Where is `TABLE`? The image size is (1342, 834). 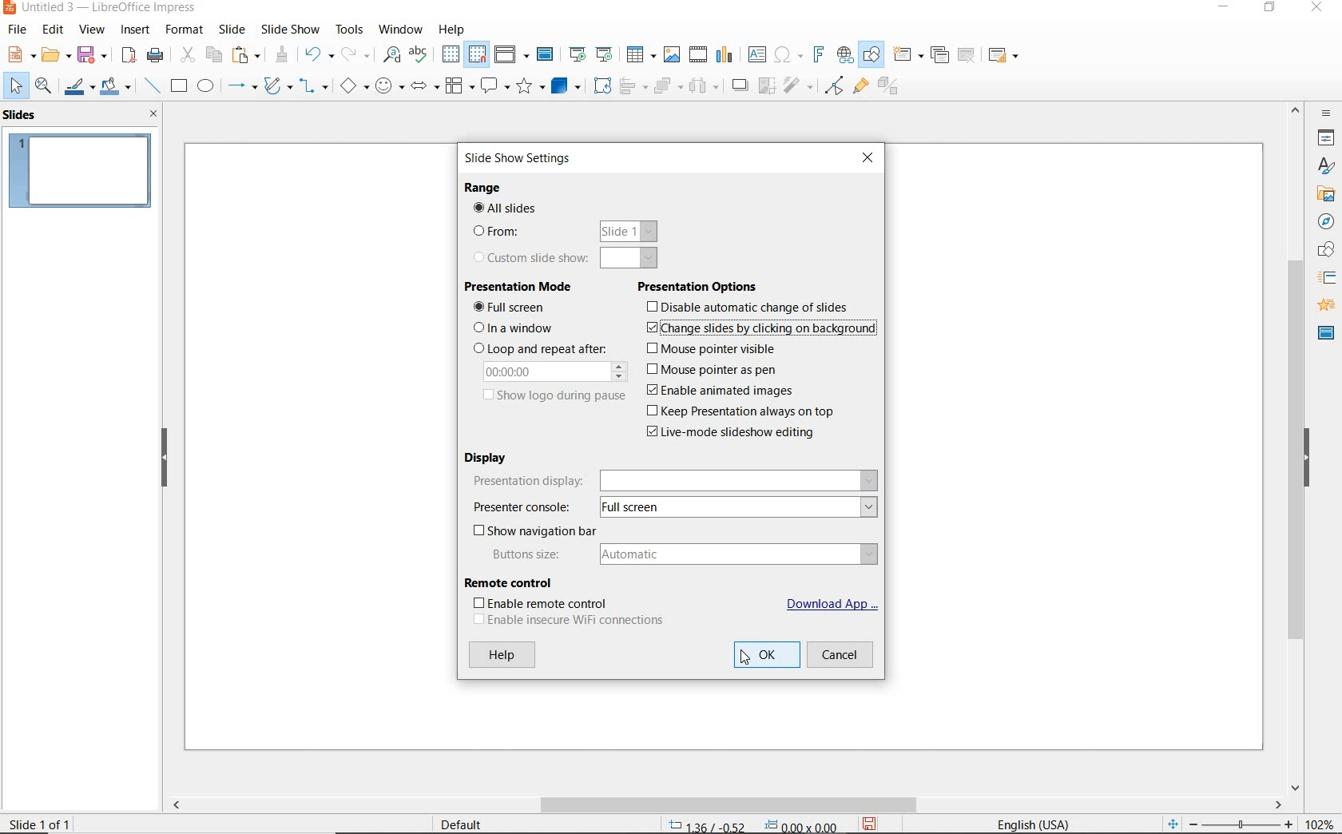 TABLE is located at coordinates (638, 54).